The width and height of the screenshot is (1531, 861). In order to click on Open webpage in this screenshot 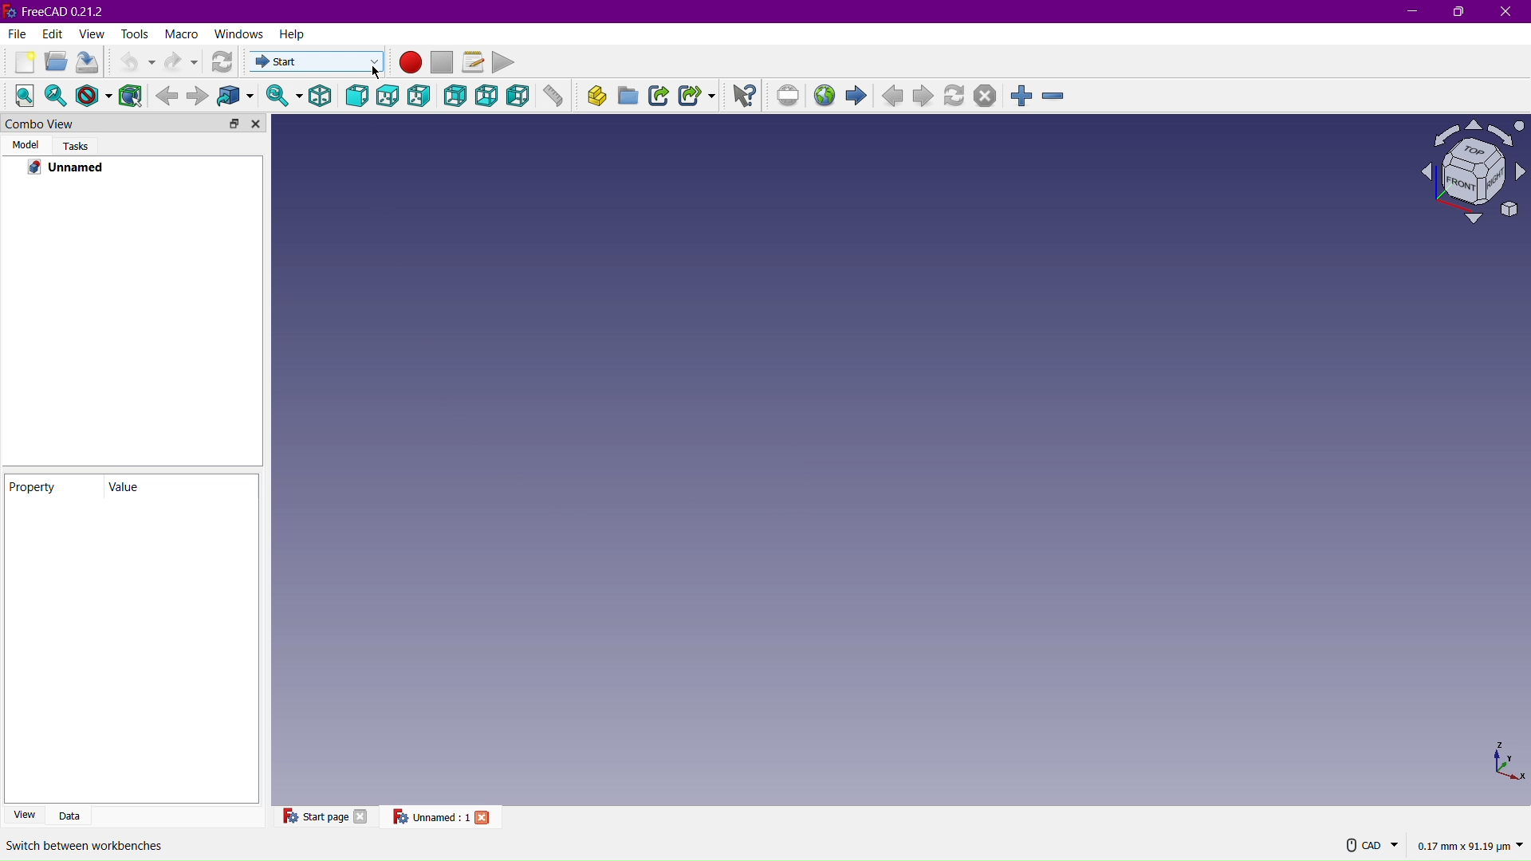, I will do `click(827, 96)`.